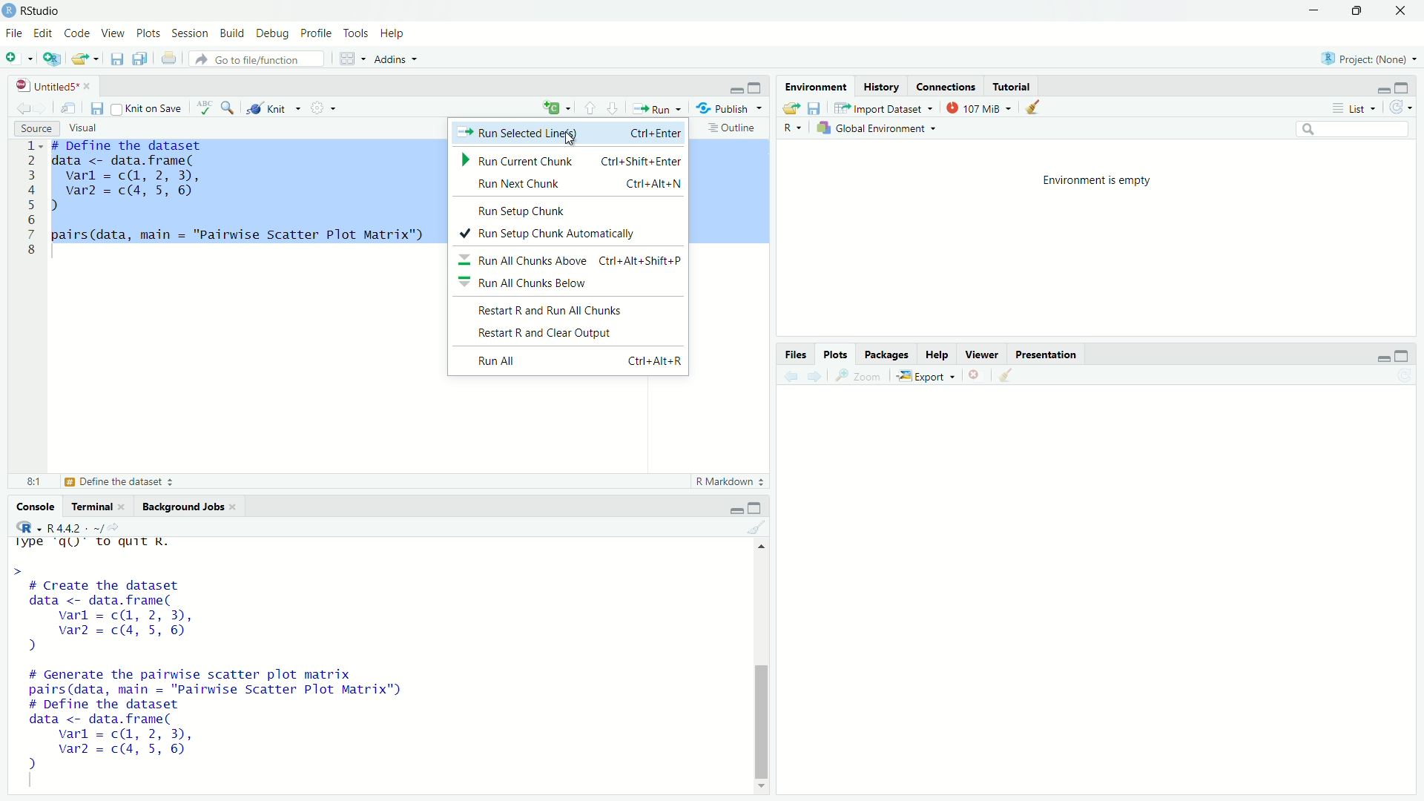 This screenshot has height=801, width=1424. What do you see at coordinates (880, 128) in the screenshot?
I see `Global Environment` at bounding box center [880, 128].